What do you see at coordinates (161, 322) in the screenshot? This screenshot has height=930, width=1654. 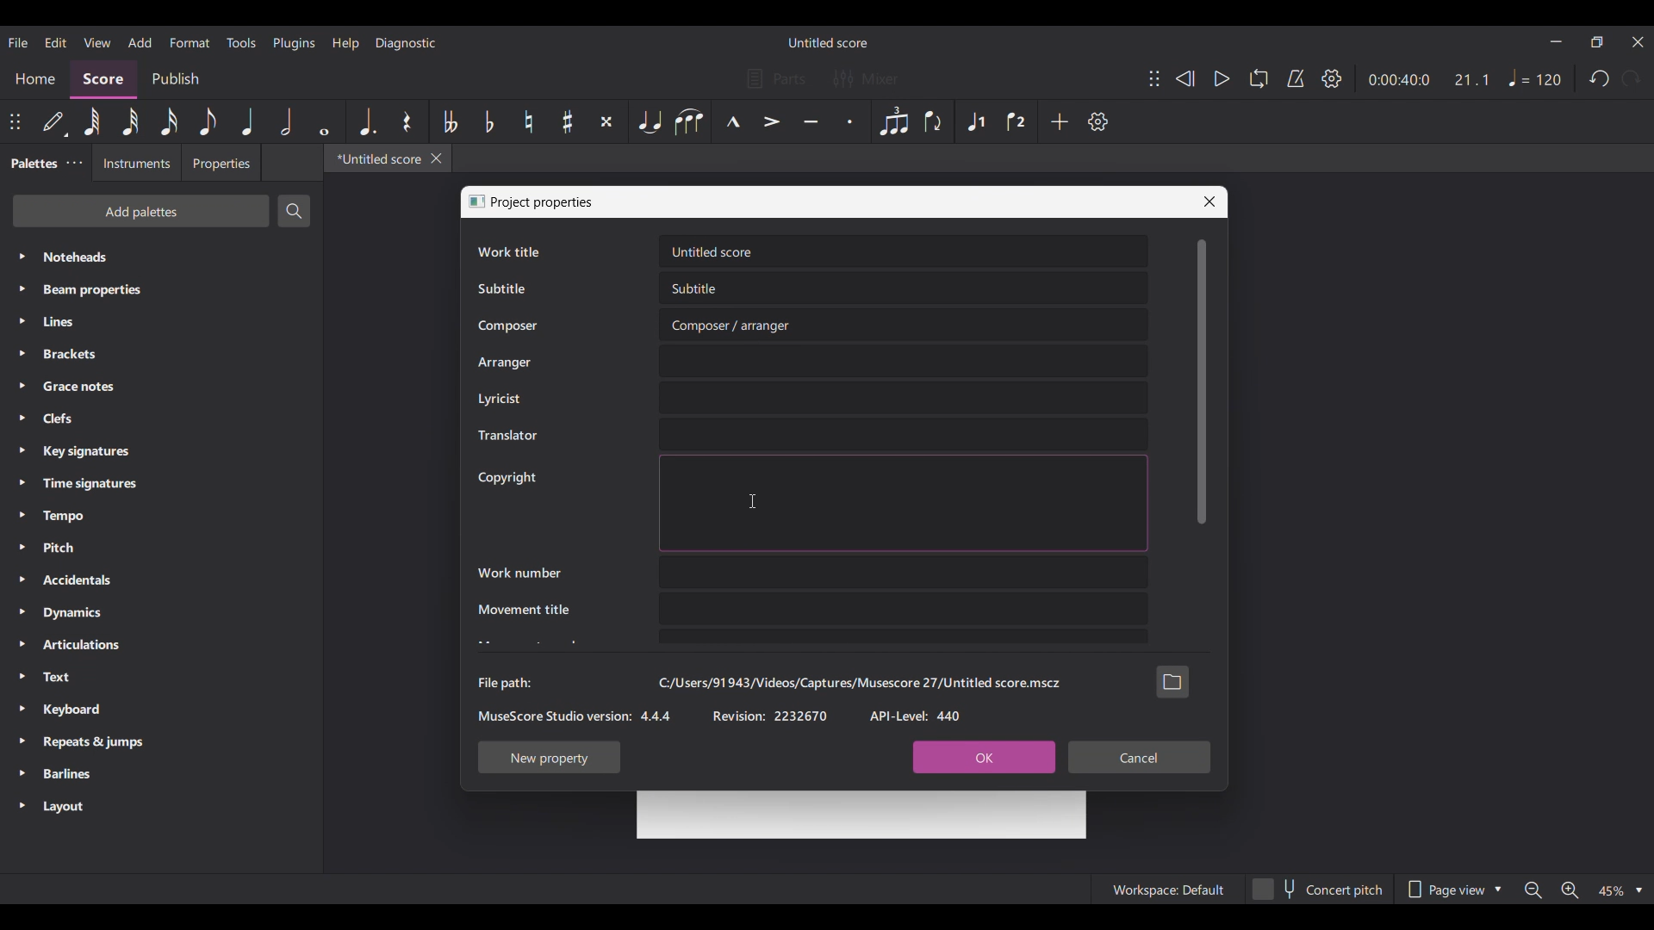 I see `Lines` at bounding box center [161, 322].